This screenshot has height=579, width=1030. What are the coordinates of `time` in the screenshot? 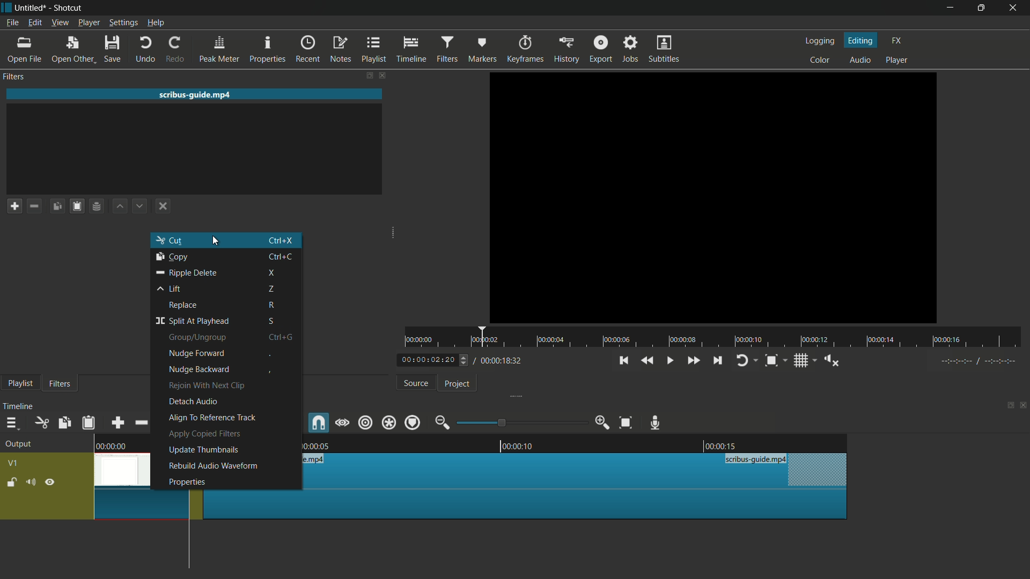 It's located at (718, 338).